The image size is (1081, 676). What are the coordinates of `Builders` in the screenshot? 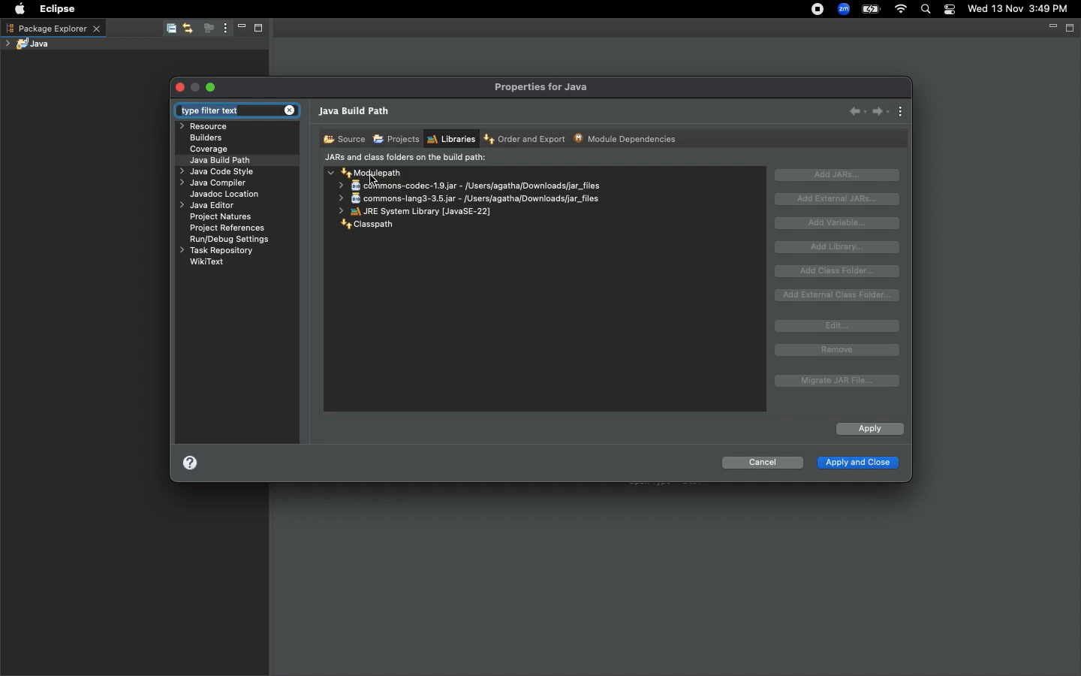 It's located at (206, 138).